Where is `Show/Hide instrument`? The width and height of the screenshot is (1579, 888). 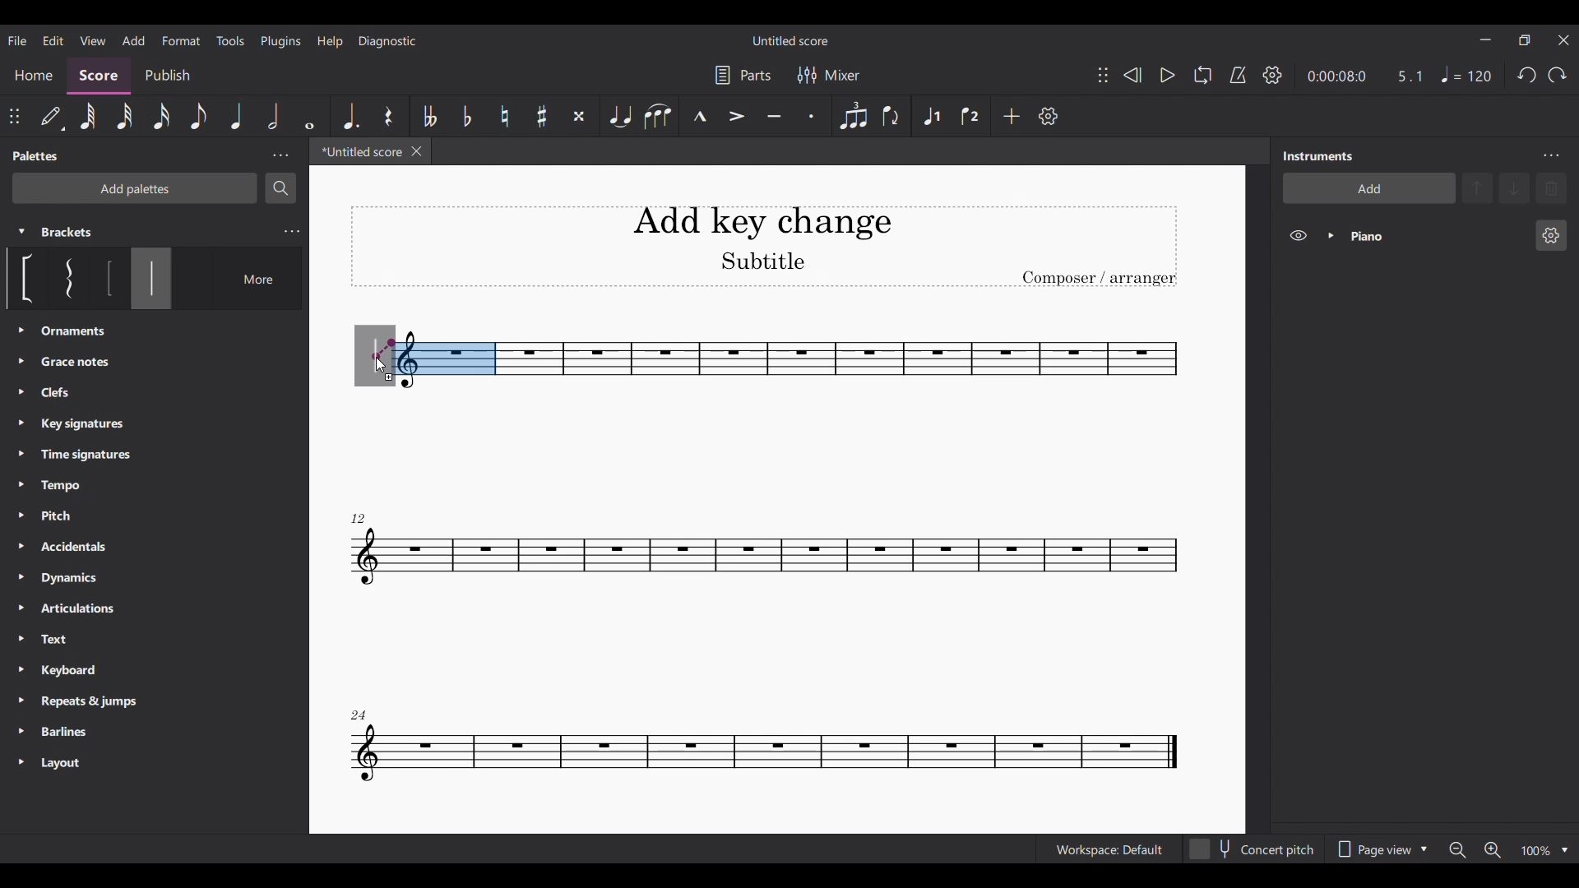
Show/Hide instrument is located at coordinates (1299, 235).